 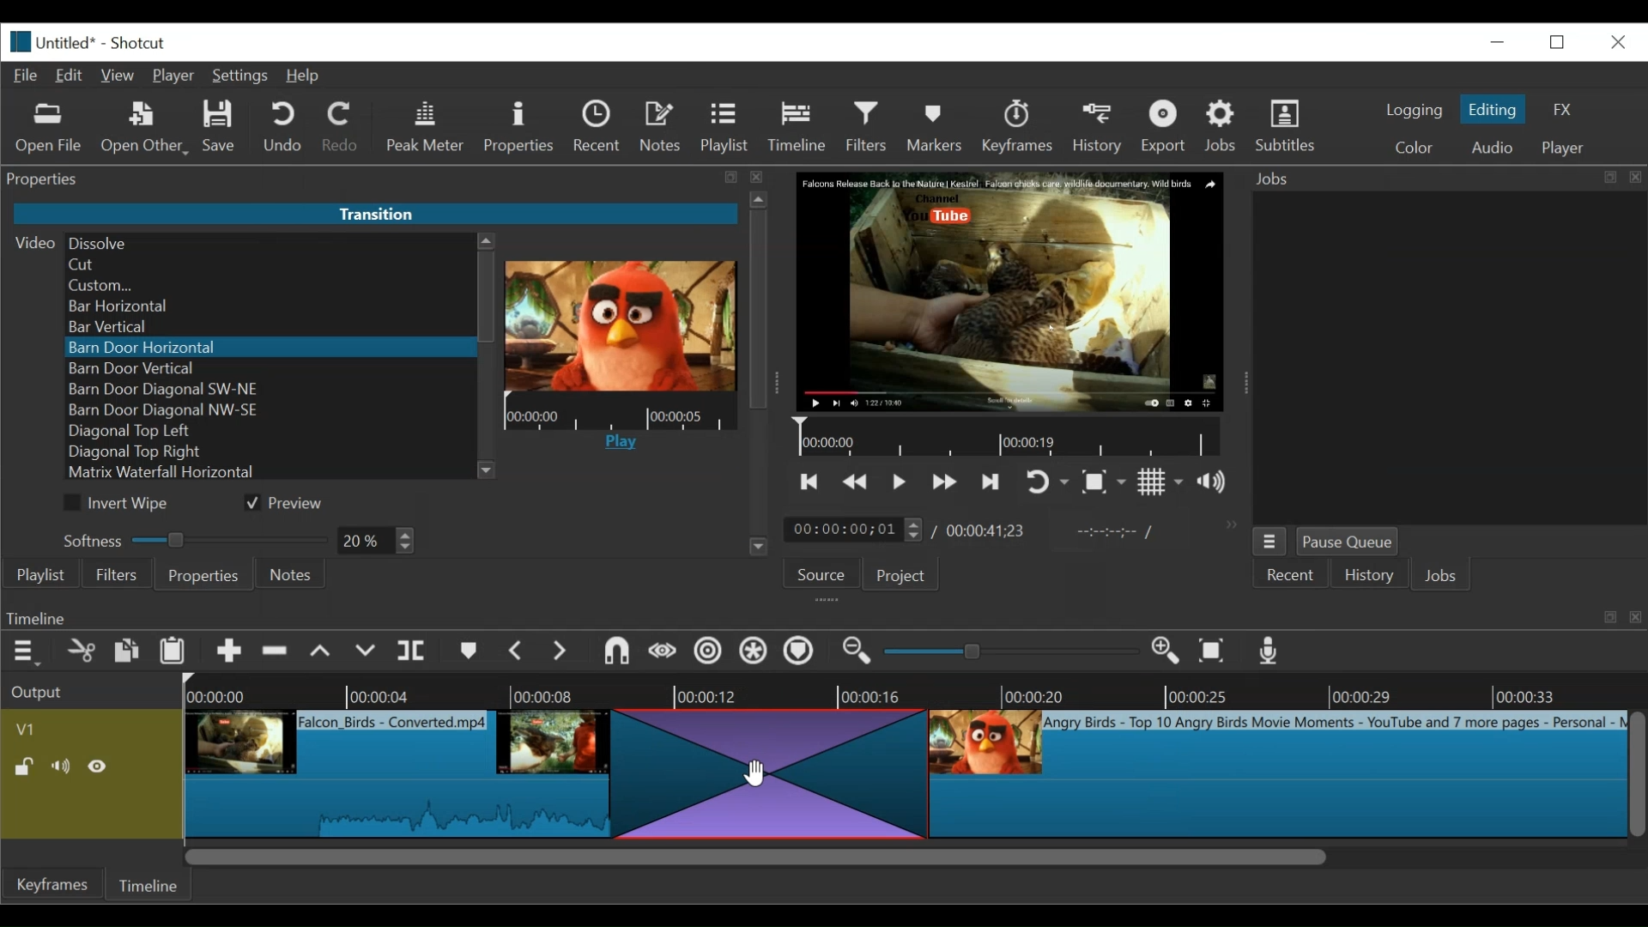 I want to click on Video track name, so click(x=89, y=727).